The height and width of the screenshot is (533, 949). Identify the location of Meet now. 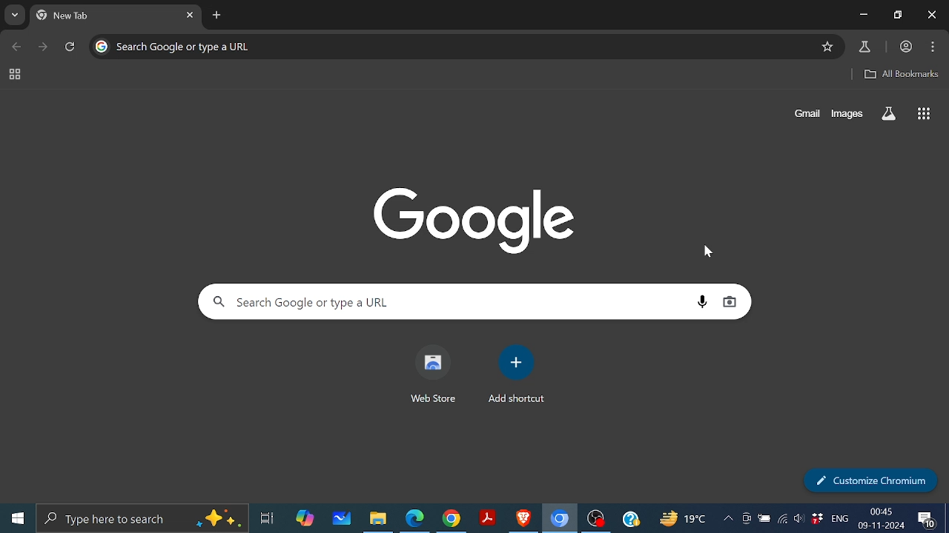
(745, 519).